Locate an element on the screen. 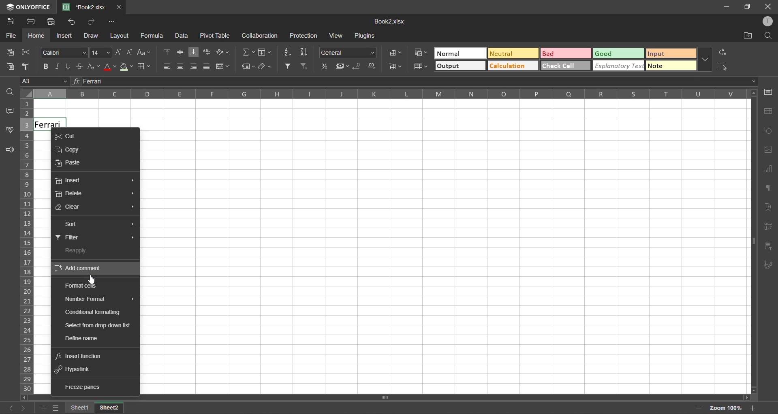 The image size is (778, 414). cell address is located at coordinates (46, 82).